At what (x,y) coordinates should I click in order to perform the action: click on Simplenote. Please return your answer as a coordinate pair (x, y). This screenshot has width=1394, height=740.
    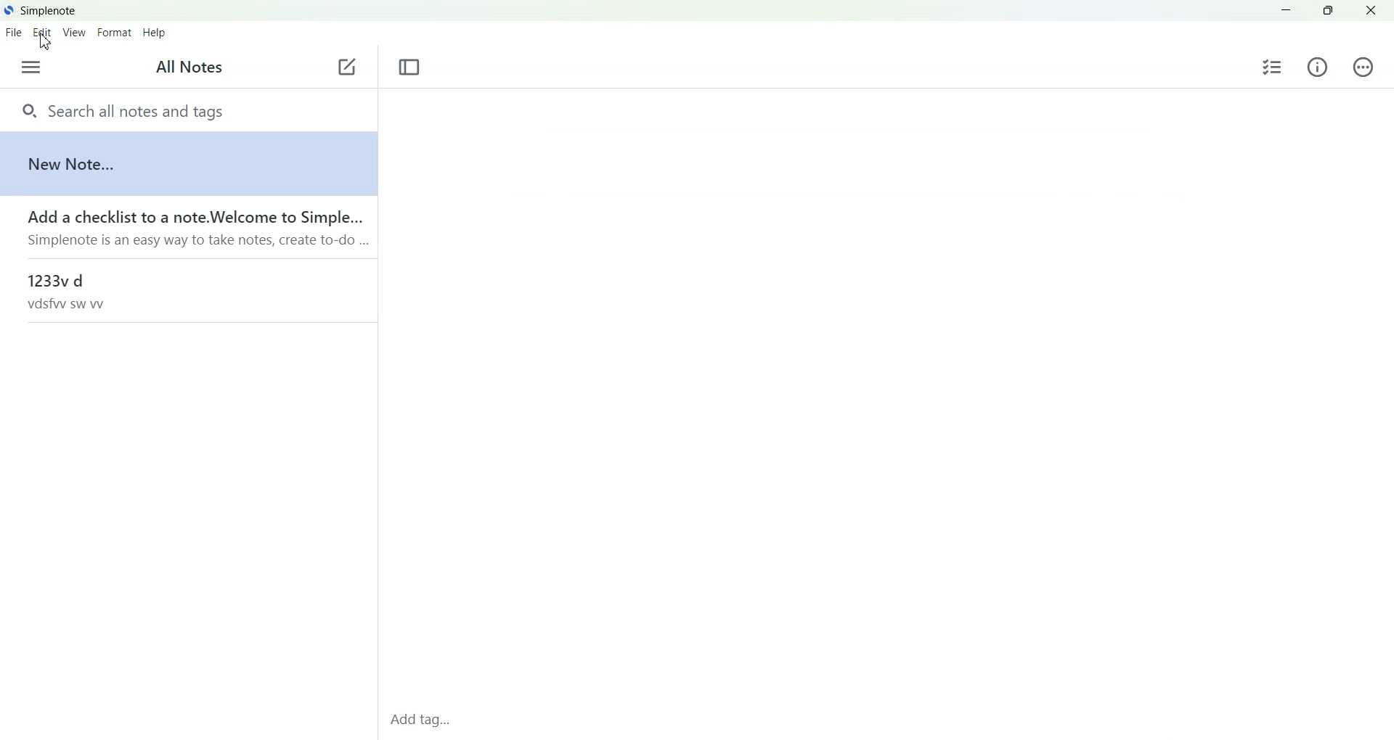
    Looking at the image, I should click on (41, 9).